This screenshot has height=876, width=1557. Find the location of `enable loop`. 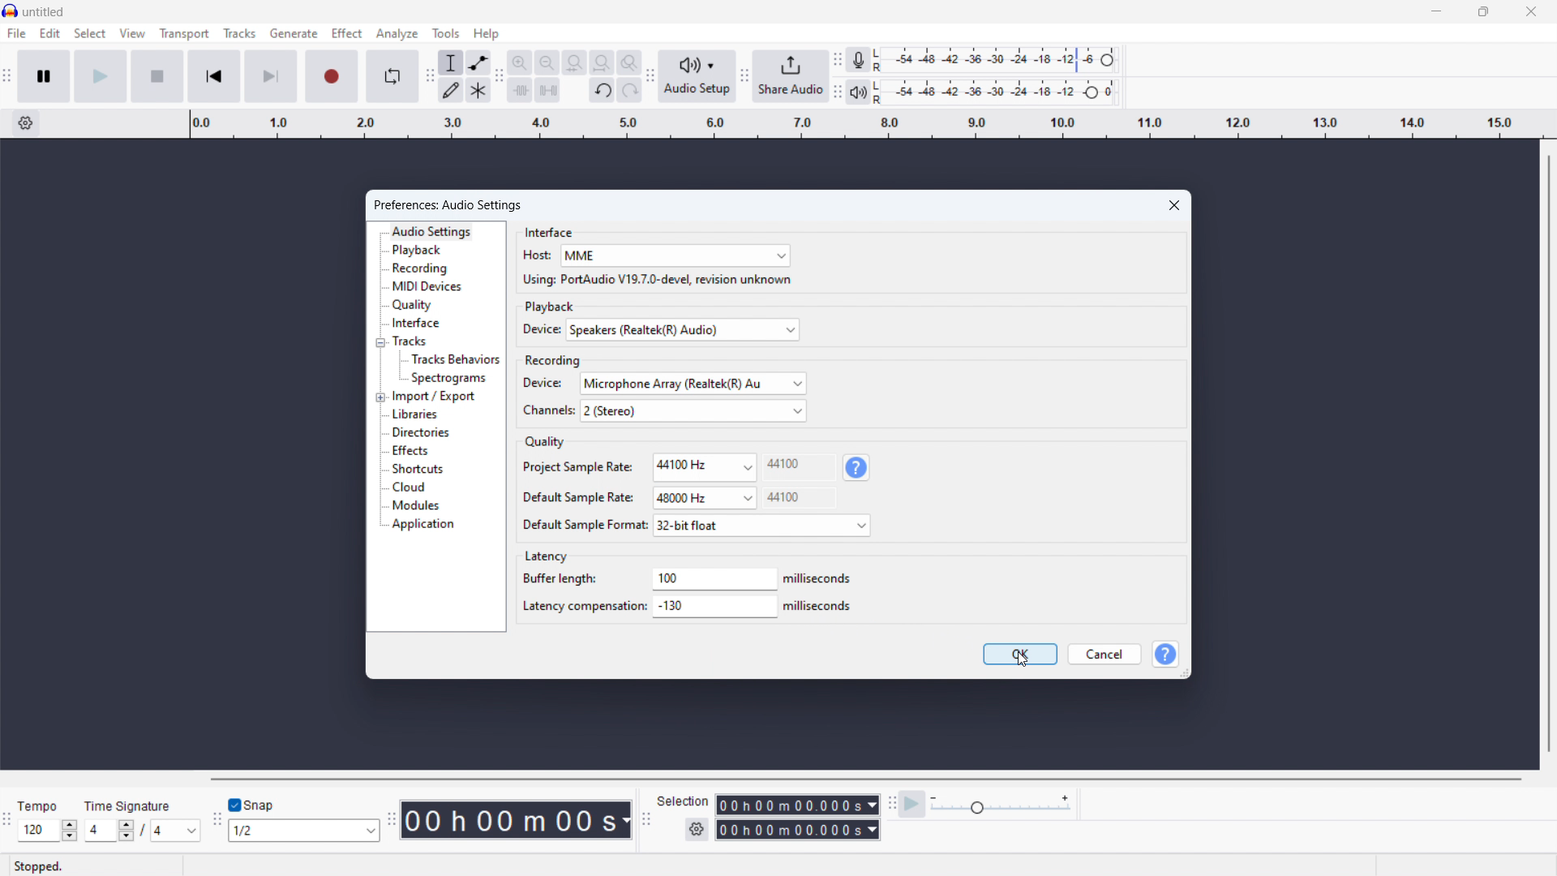

enable loop is located at coordinates (393, 75).